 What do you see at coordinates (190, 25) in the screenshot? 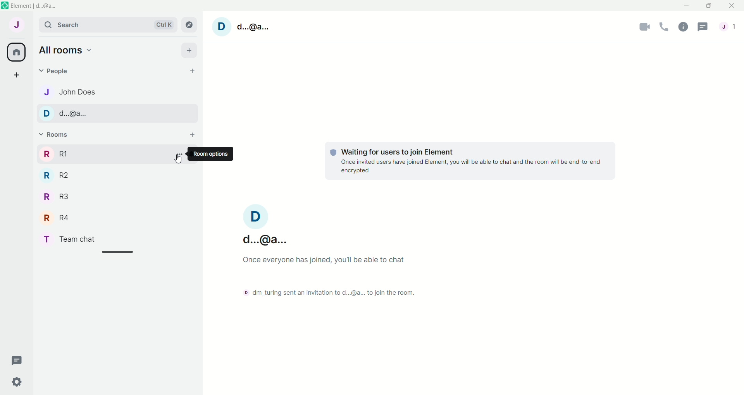
I see `explore rooms` at bounding box center [190, 25].